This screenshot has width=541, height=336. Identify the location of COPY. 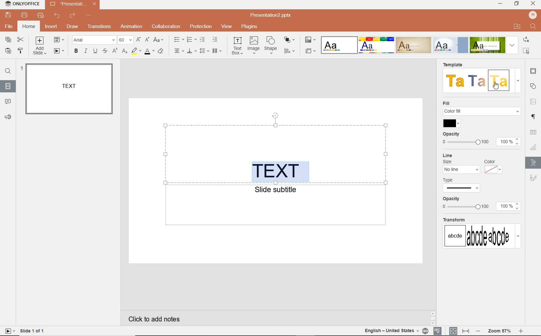
(8, 40).